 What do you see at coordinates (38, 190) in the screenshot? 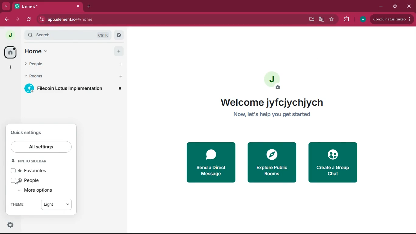
I see `more options` at bounding box center [38, 190].